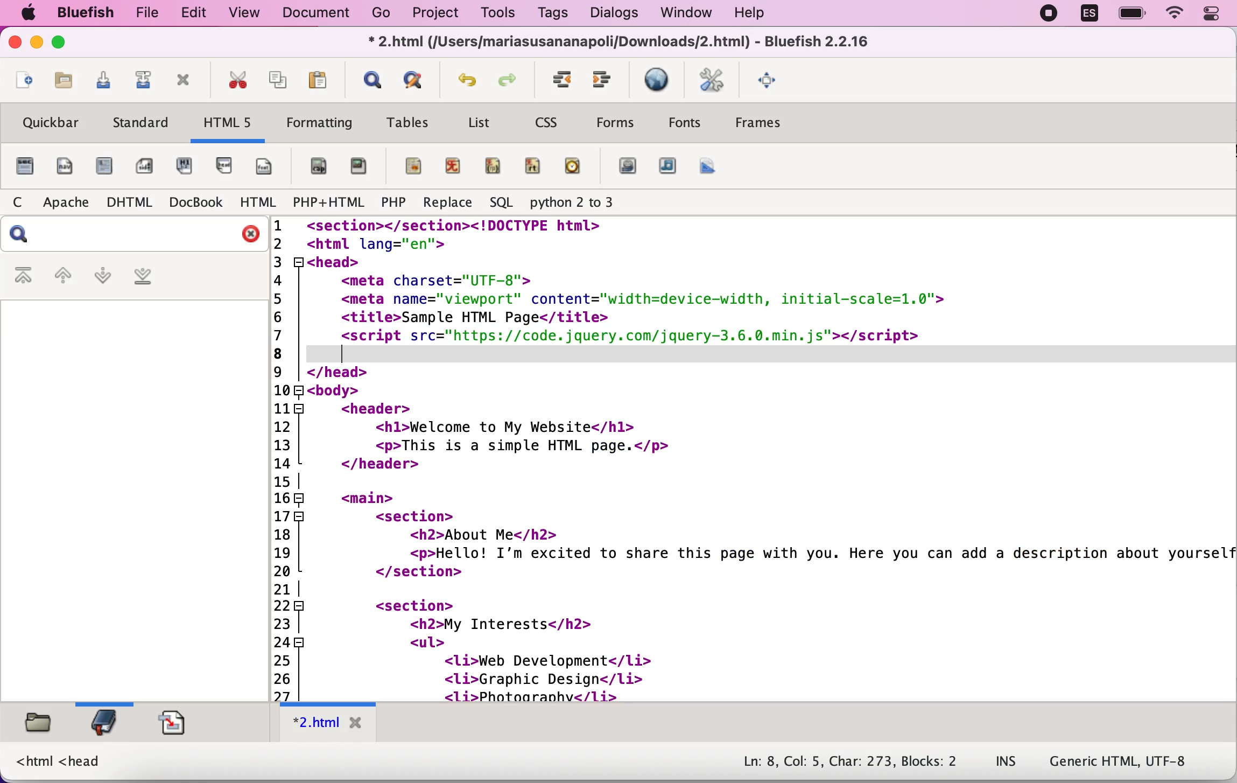  Describe the element at coordinates (494, 163) in the screenshot. I see `ruby parenthesis` at that location.